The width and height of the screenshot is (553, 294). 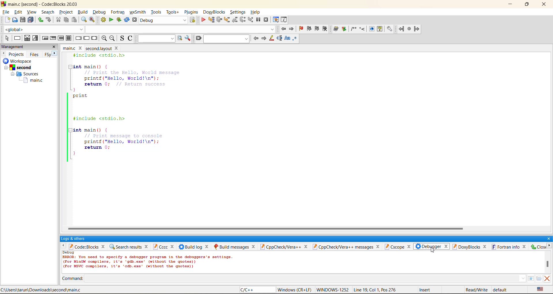 What do you see at coordinates (44, 38) in the screenshot?
I see `entry condition loop` at bounding box center [44, 38].